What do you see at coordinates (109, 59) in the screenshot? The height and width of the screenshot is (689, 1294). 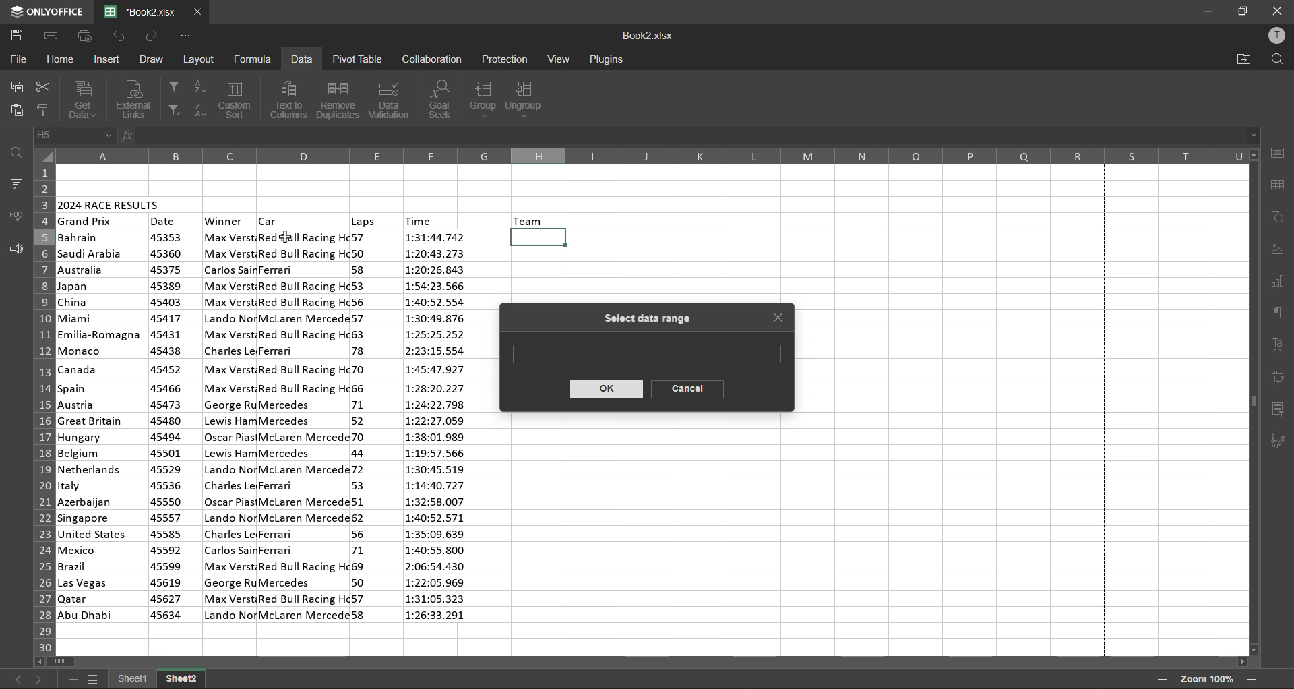 I see `insert` at bounding box center [109, 59].